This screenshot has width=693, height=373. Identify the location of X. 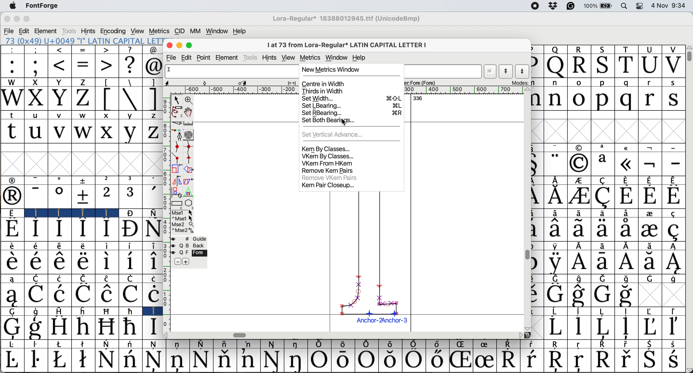
(35, 82).